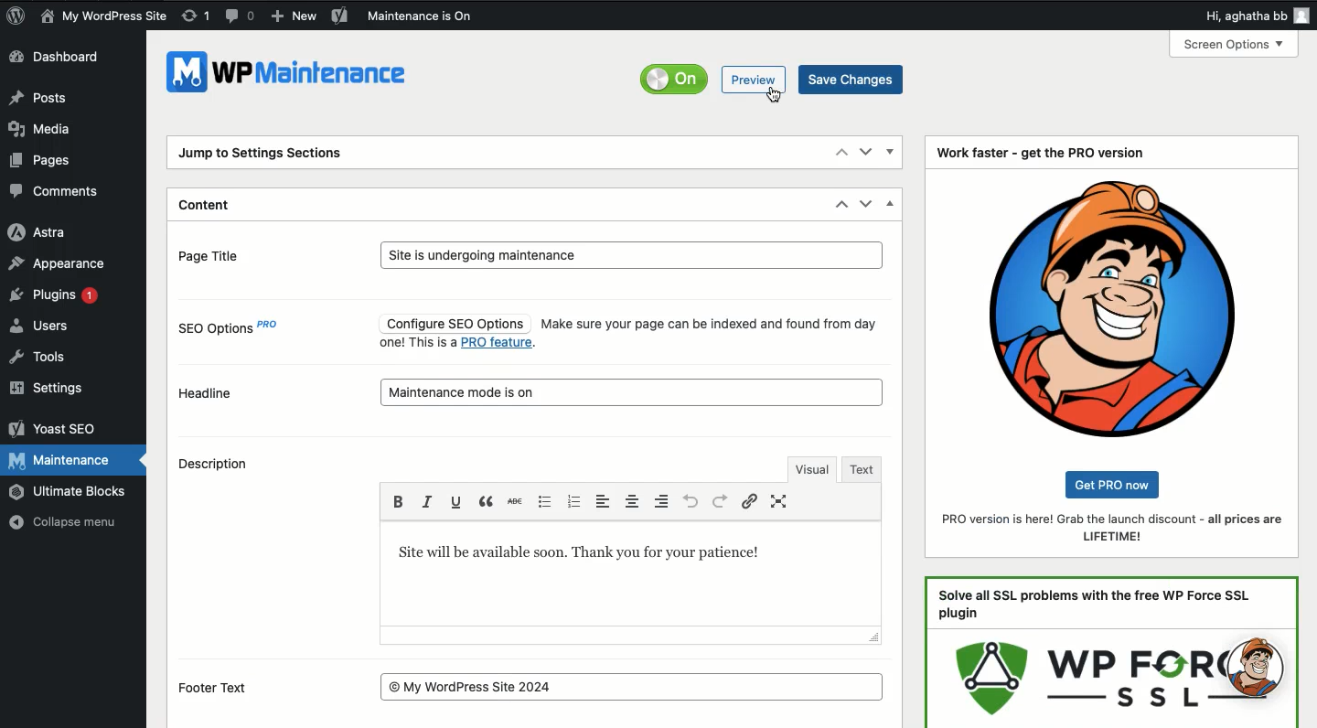 This screenshot has height=728, width=1317. What do you see at coordinates (58, 59) in the screenshot?
I see `Dashboard` at bounding box center [58, 59].